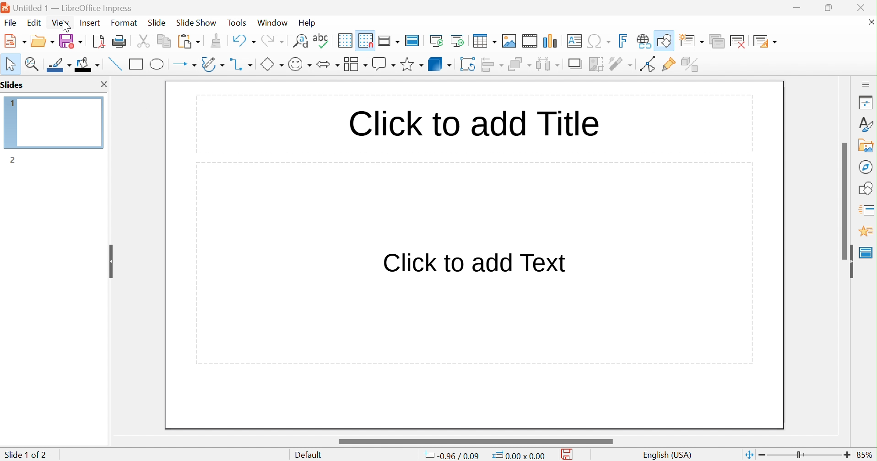 The image size is (877, 461). I want to click on properties, so click(866, 103).